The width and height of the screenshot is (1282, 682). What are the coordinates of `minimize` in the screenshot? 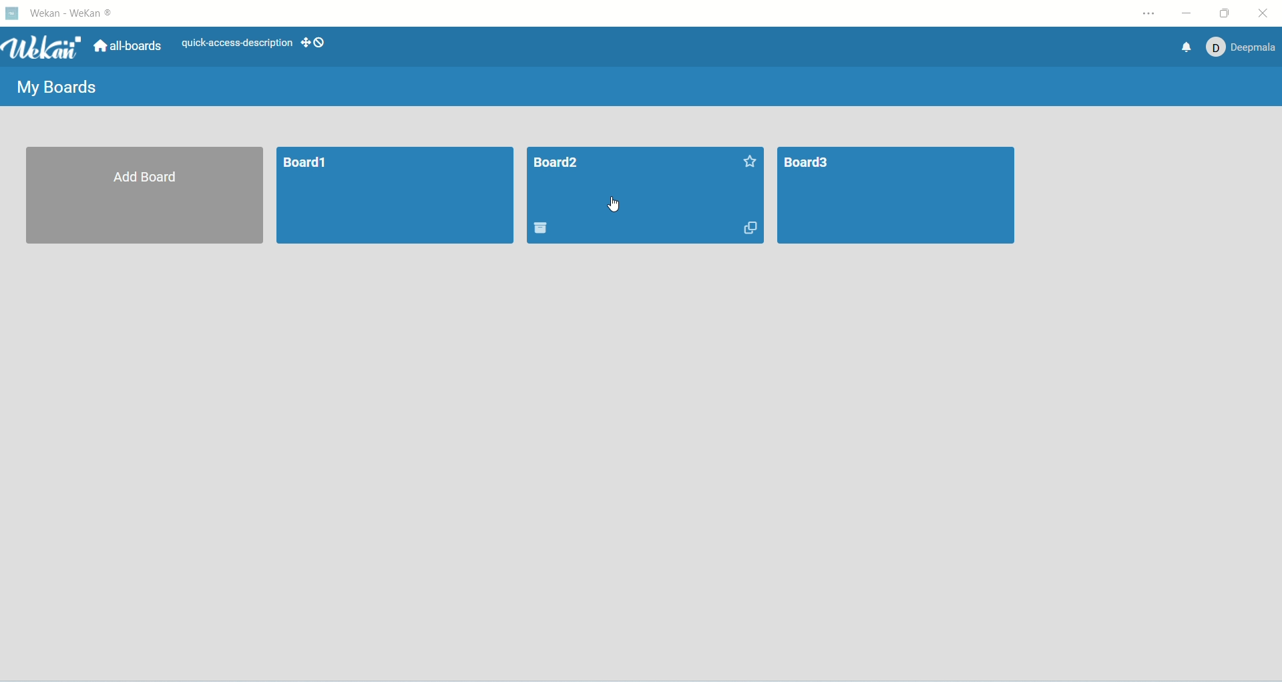 It's located at (1189, 16).